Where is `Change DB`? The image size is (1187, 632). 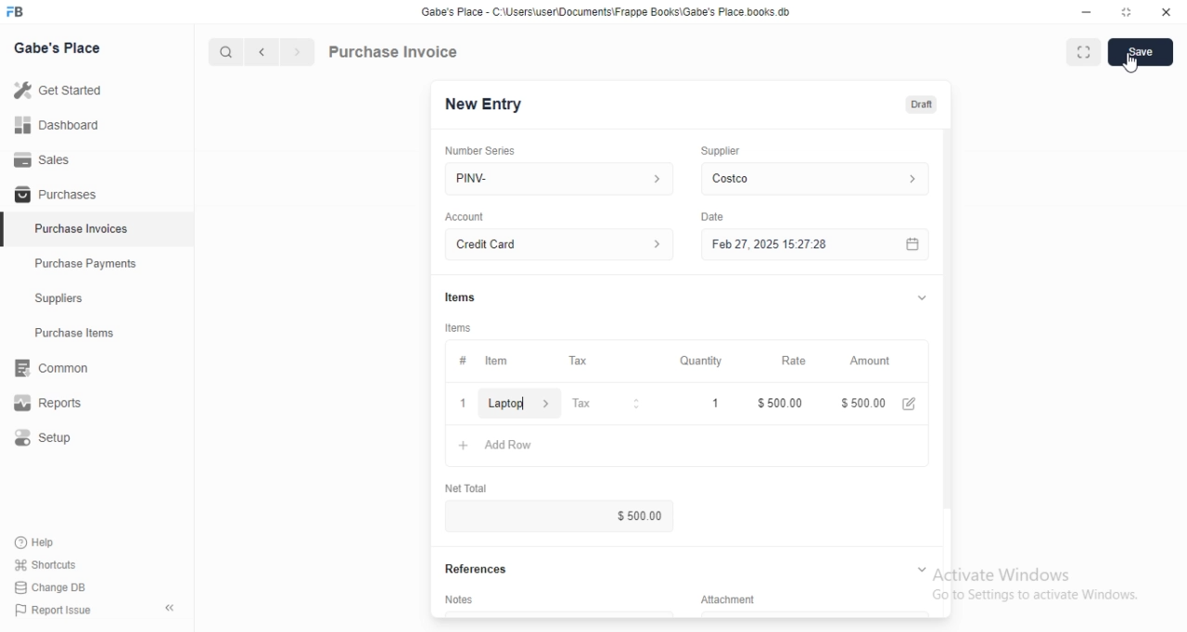
Change DB is located at coordinates (50, 588).